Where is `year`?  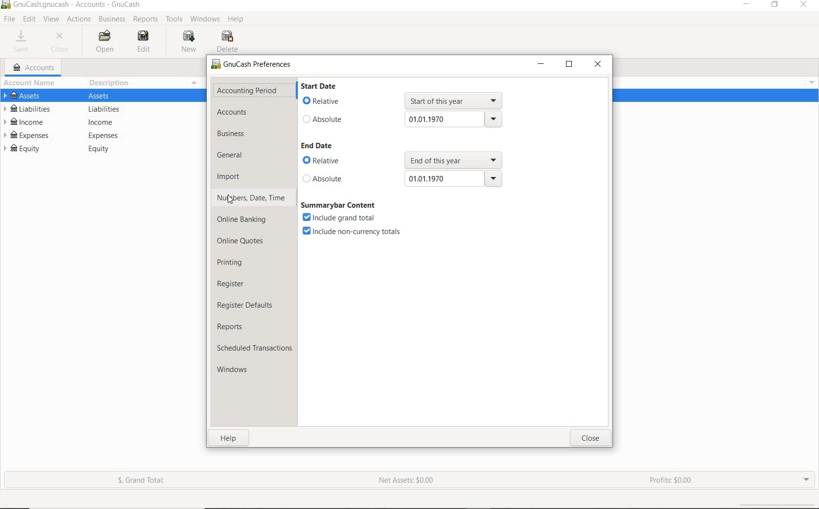
year is located at coordinates (452, 119).